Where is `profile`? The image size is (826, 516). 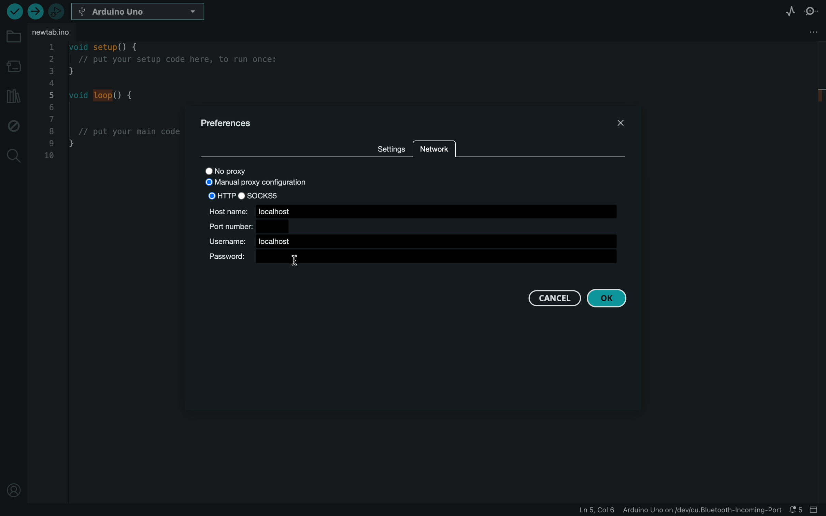 profile is located at coordinates (14, 491).